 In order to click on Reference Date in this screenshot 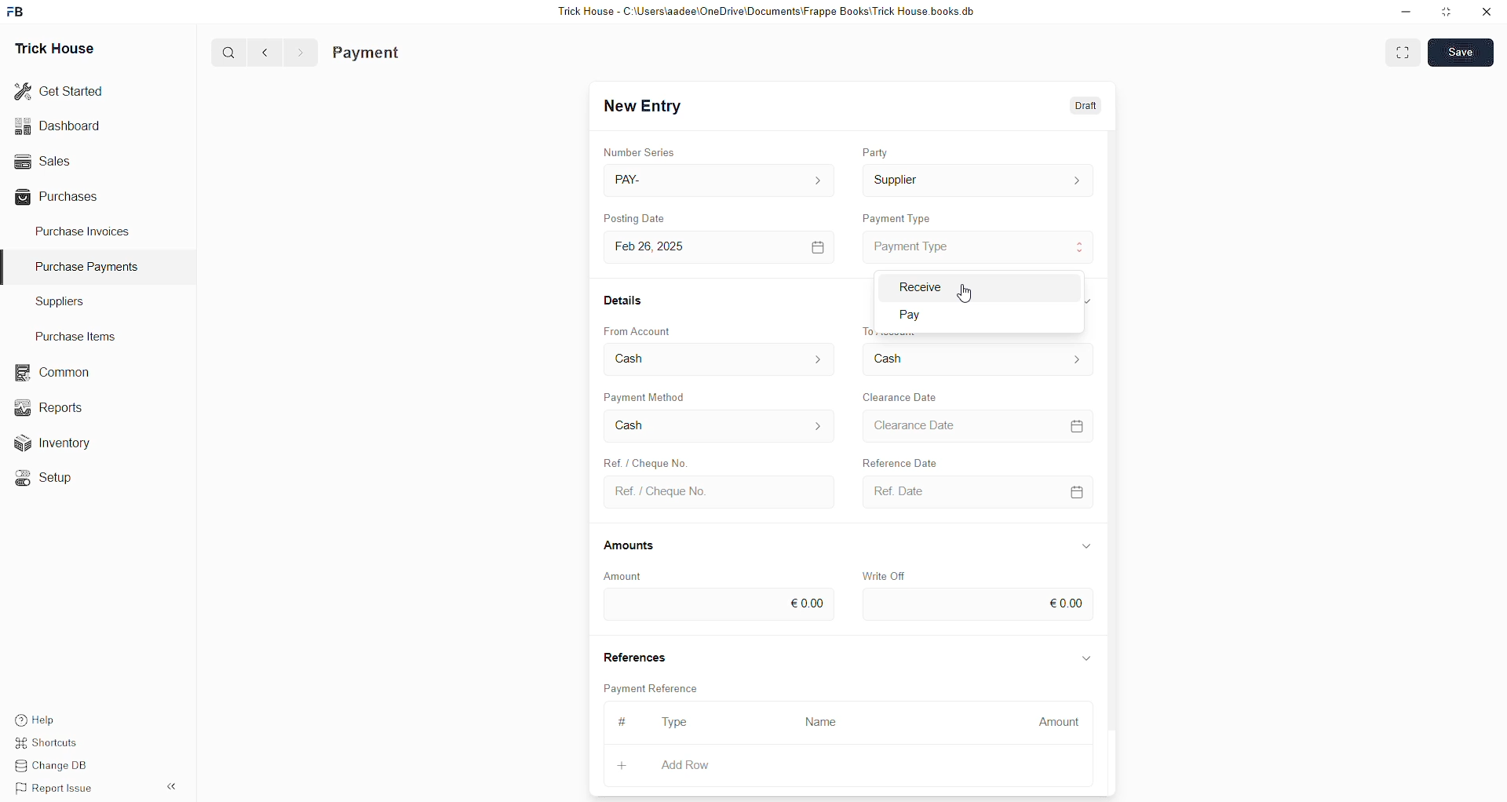, I will do `click(918, 463)`.